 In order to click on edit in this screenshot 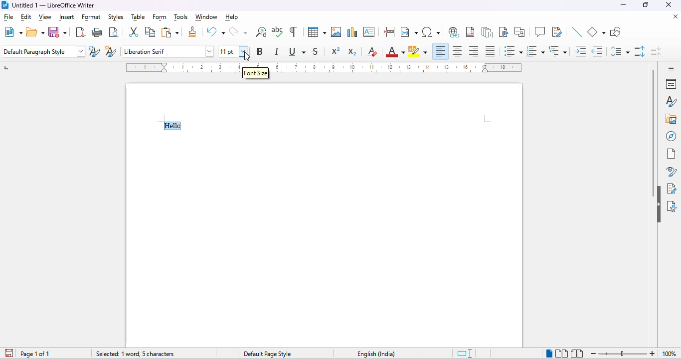, I will do `click(25, 17)`.